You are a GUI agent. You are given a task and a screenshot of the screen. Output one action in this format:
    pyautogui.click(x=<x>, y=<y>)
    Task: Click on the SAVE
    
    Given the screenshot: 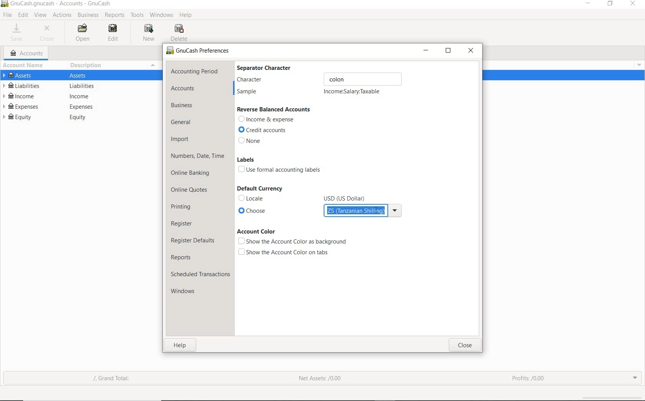 What is the action you would take?
    pyautogui.click(x=18, y=33)
    